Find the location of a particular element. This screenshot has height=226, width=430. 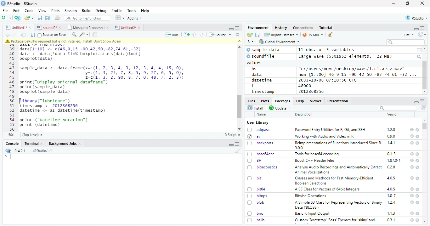

data[1:10] <- c(46,9,15,-90,42,50,-82,74,61,-32)

data <_ data[!data ink boxplot.stats(data)sout]

boxplot (data)

sample_data <- data.frame(x=c(1, 2, 3, 4, 3, 12, 3, 4, 4, 15, 0),
y-c(4, 3, 25,7, 8,5, 9,77, 6,5, 0),
2=c(1, 3, 2, 90, 8, 7, 0, 48, 7, 2, 3))

print("pisplay original dataframe™)

print (sample_data)

boxplot (sample_data)

Jibrary("lubridate™)

Timestamp <- 2012368256

datetime <- as_datetime(tinestanp)

print ("DateTime Notation")

print (datetime) is located at coordinates (105, 87).